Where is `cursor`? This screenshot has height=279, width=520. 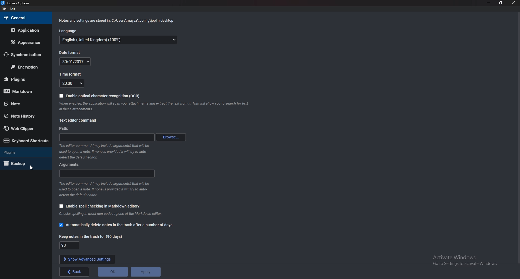
cursor is located at coordinates (31, 167).